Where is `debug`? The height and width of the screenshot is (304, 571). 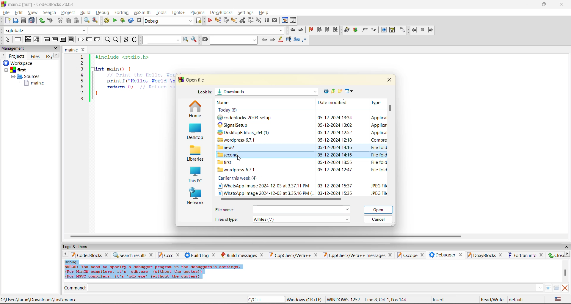 debug is located at coordinates (71, 262).